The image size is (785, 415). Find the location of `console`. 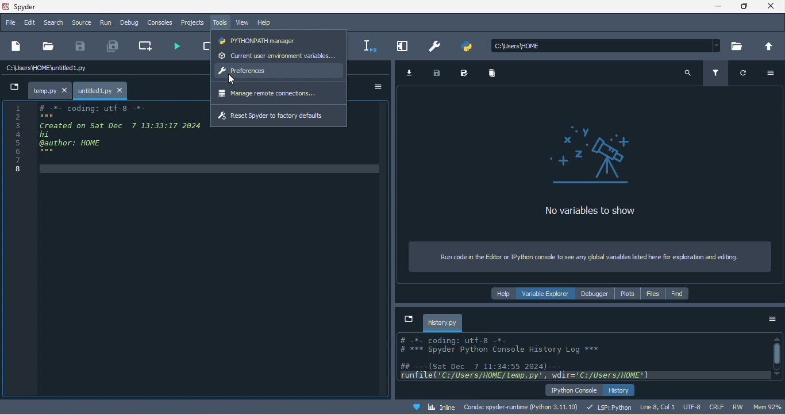

console is located at coordinates (161, 22).